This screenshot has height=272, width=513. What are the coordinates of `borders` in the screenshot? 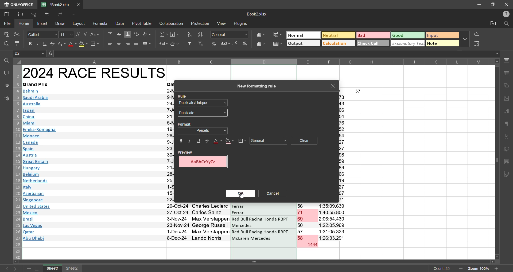 It's located at (242, 141).